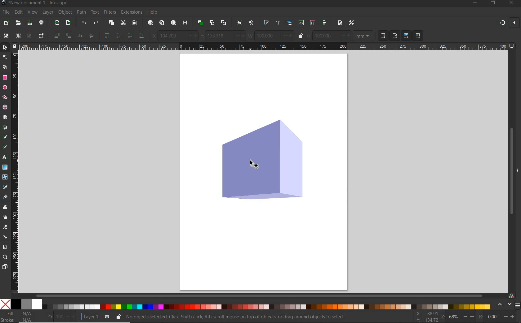 The height and width of the screenshot is (323, 521). Describe the element at coordinates (68, 24) in the screenshot. I see `OPEN EXPORT` at that location.